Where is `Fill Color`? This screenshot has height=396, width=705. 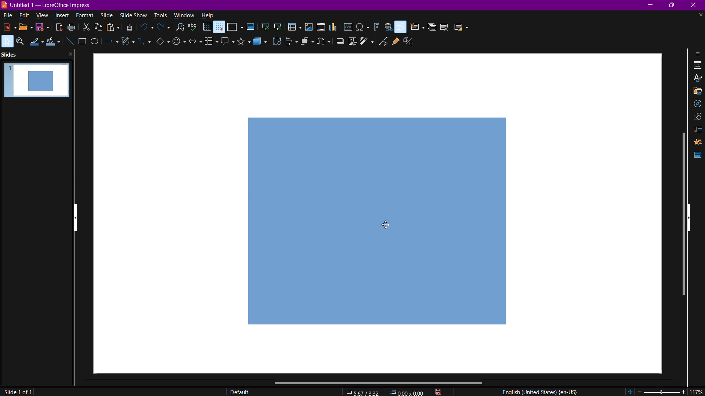
Fill Color is located at coordinates (54, 43).